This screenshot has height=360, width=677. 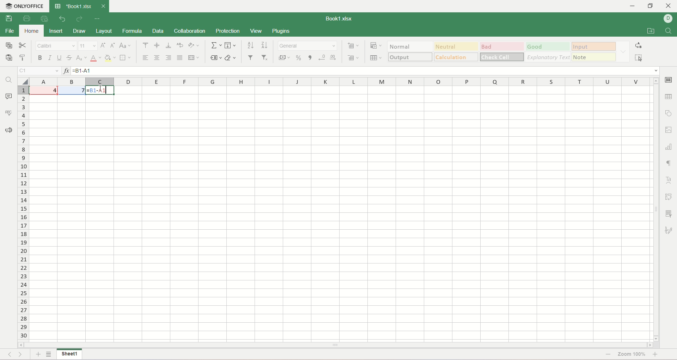 I want to click on minimize, so click(x=634, y=6).